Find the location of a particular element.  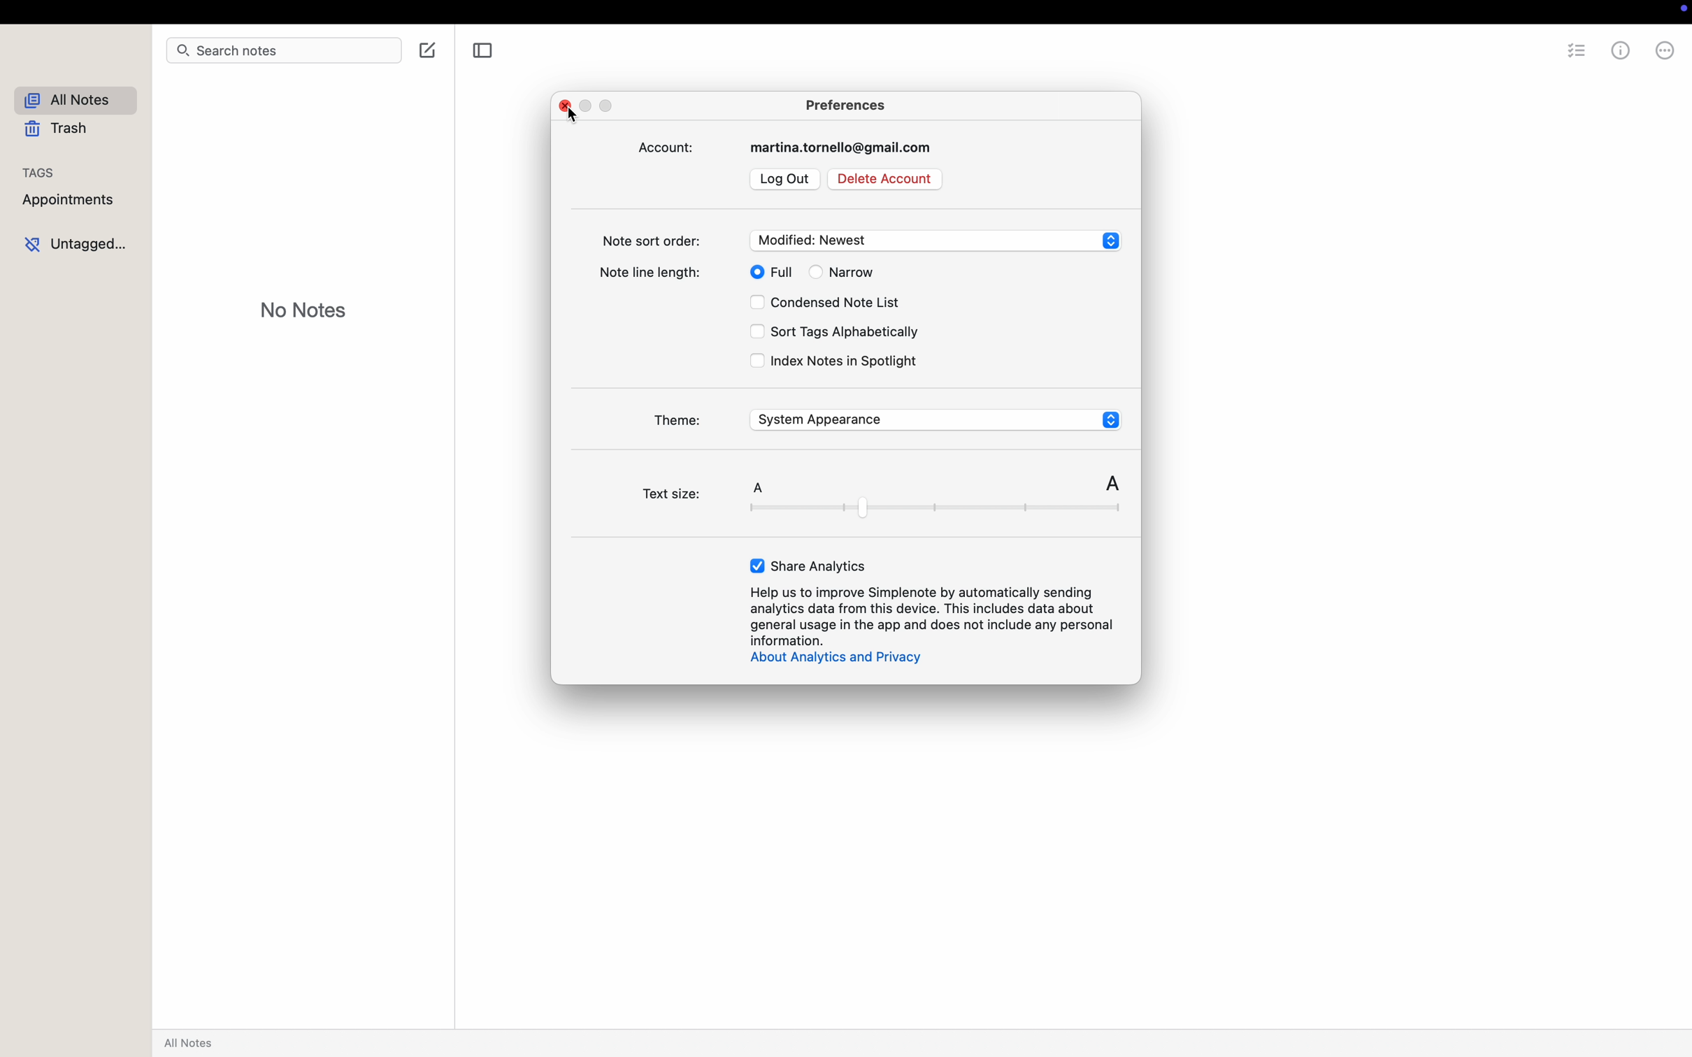

record control is located at coordinates (1682, 11).